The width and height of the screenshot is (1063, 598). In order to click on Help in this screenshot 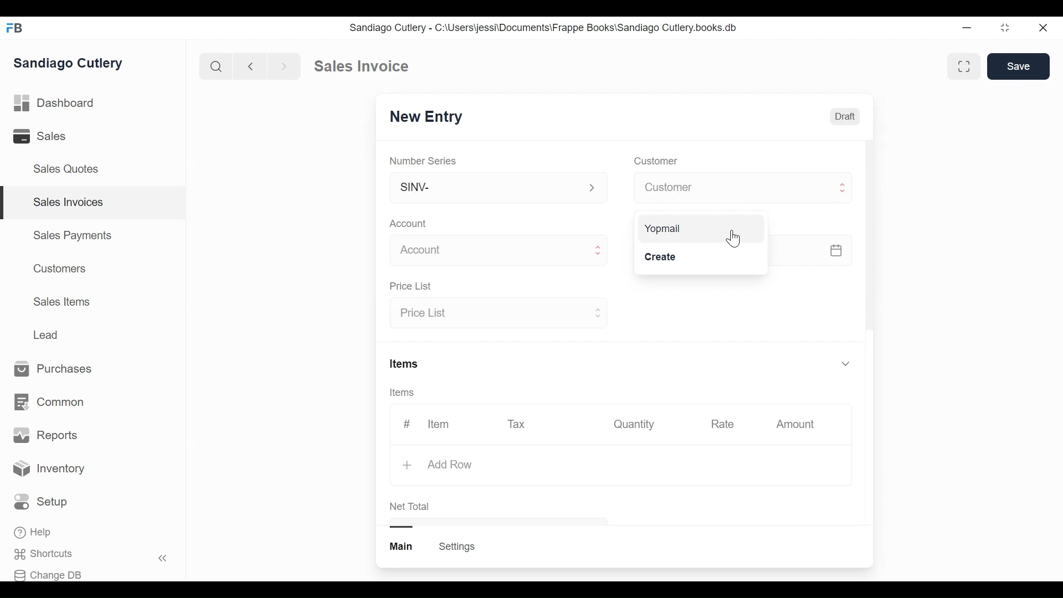, I will do `click(34, 532)`.